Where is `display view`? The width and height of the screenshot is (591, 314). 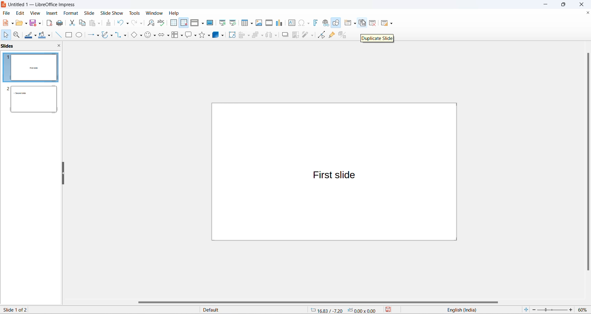
display view is located at coordinates (195, 23).